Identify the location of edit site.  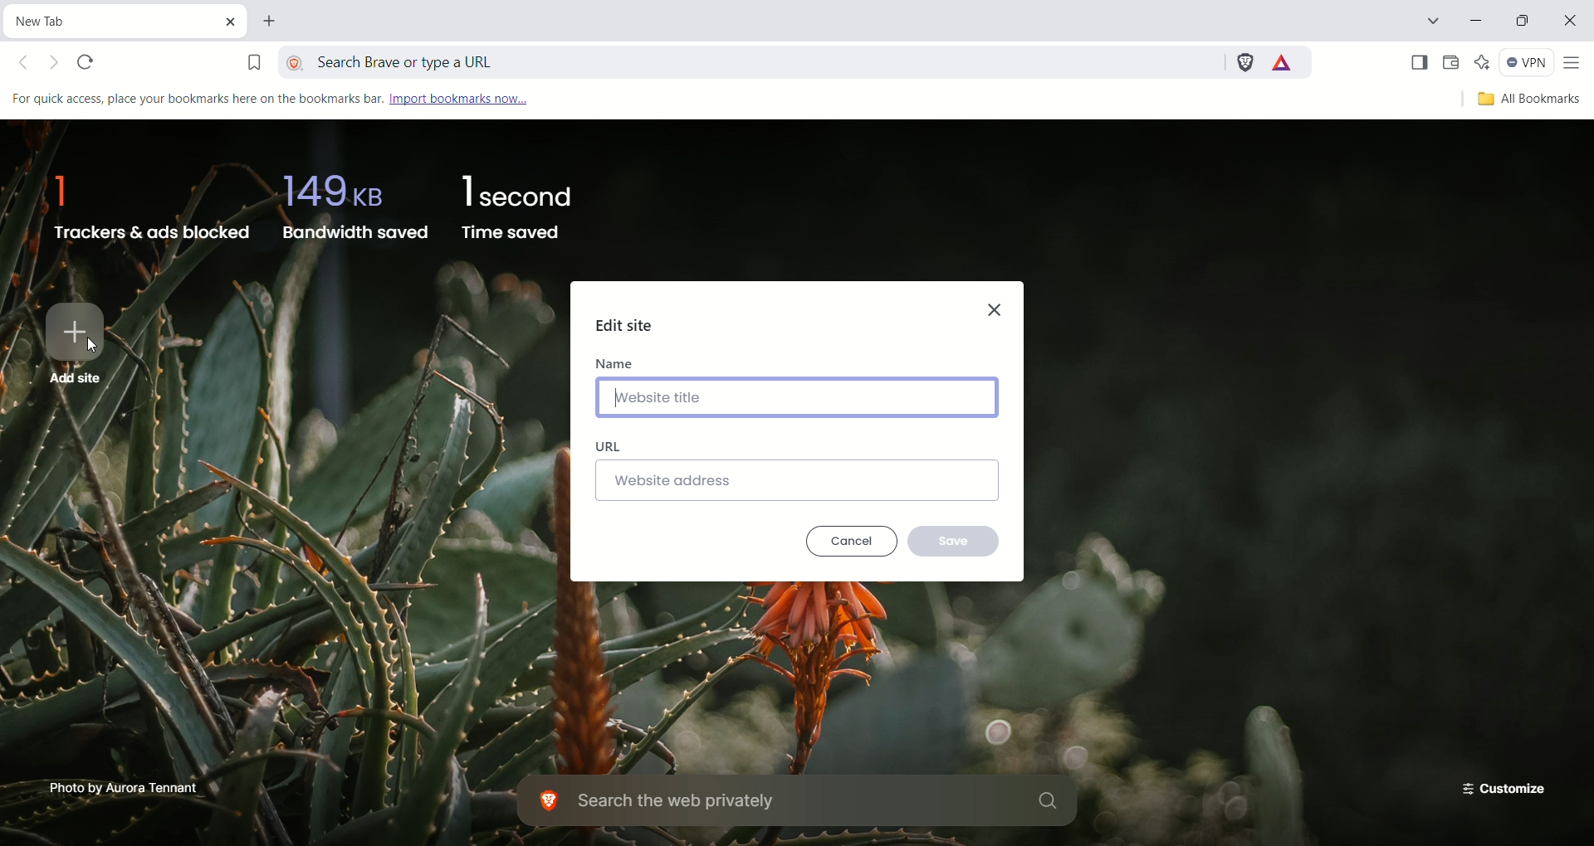
(626, 325).